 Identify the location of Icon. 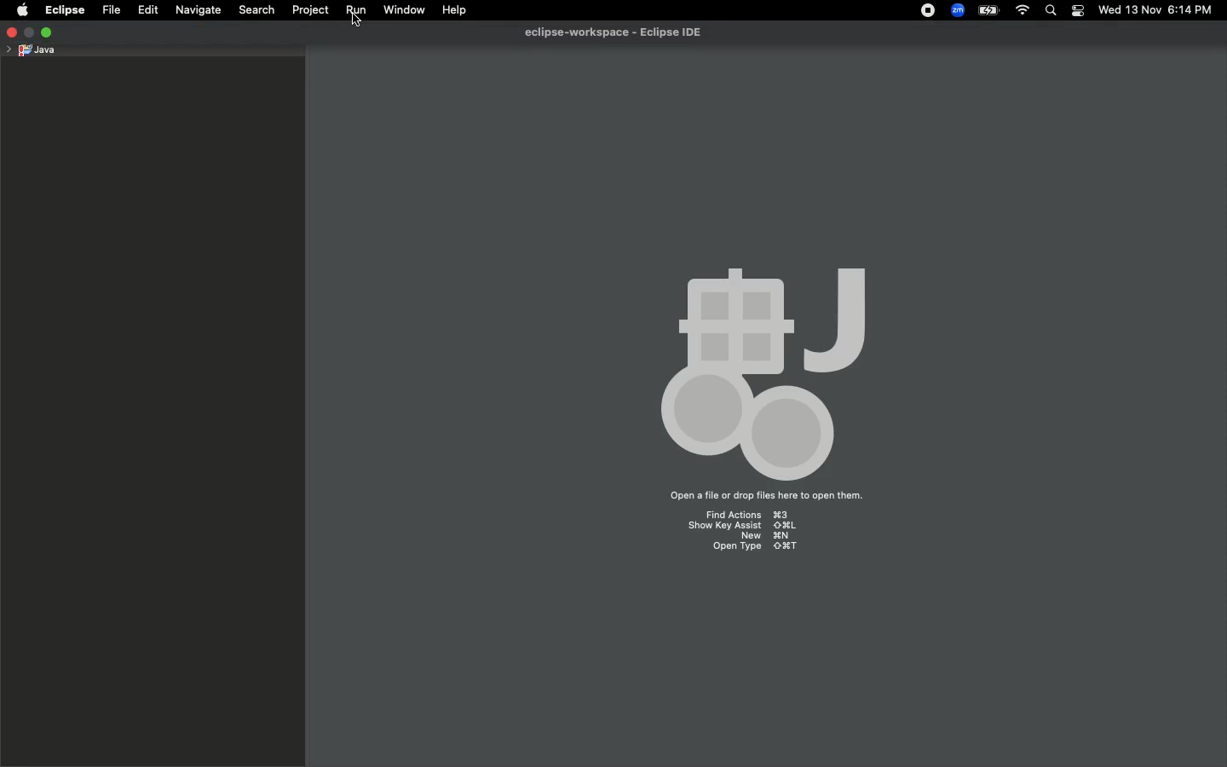
(765, 372).